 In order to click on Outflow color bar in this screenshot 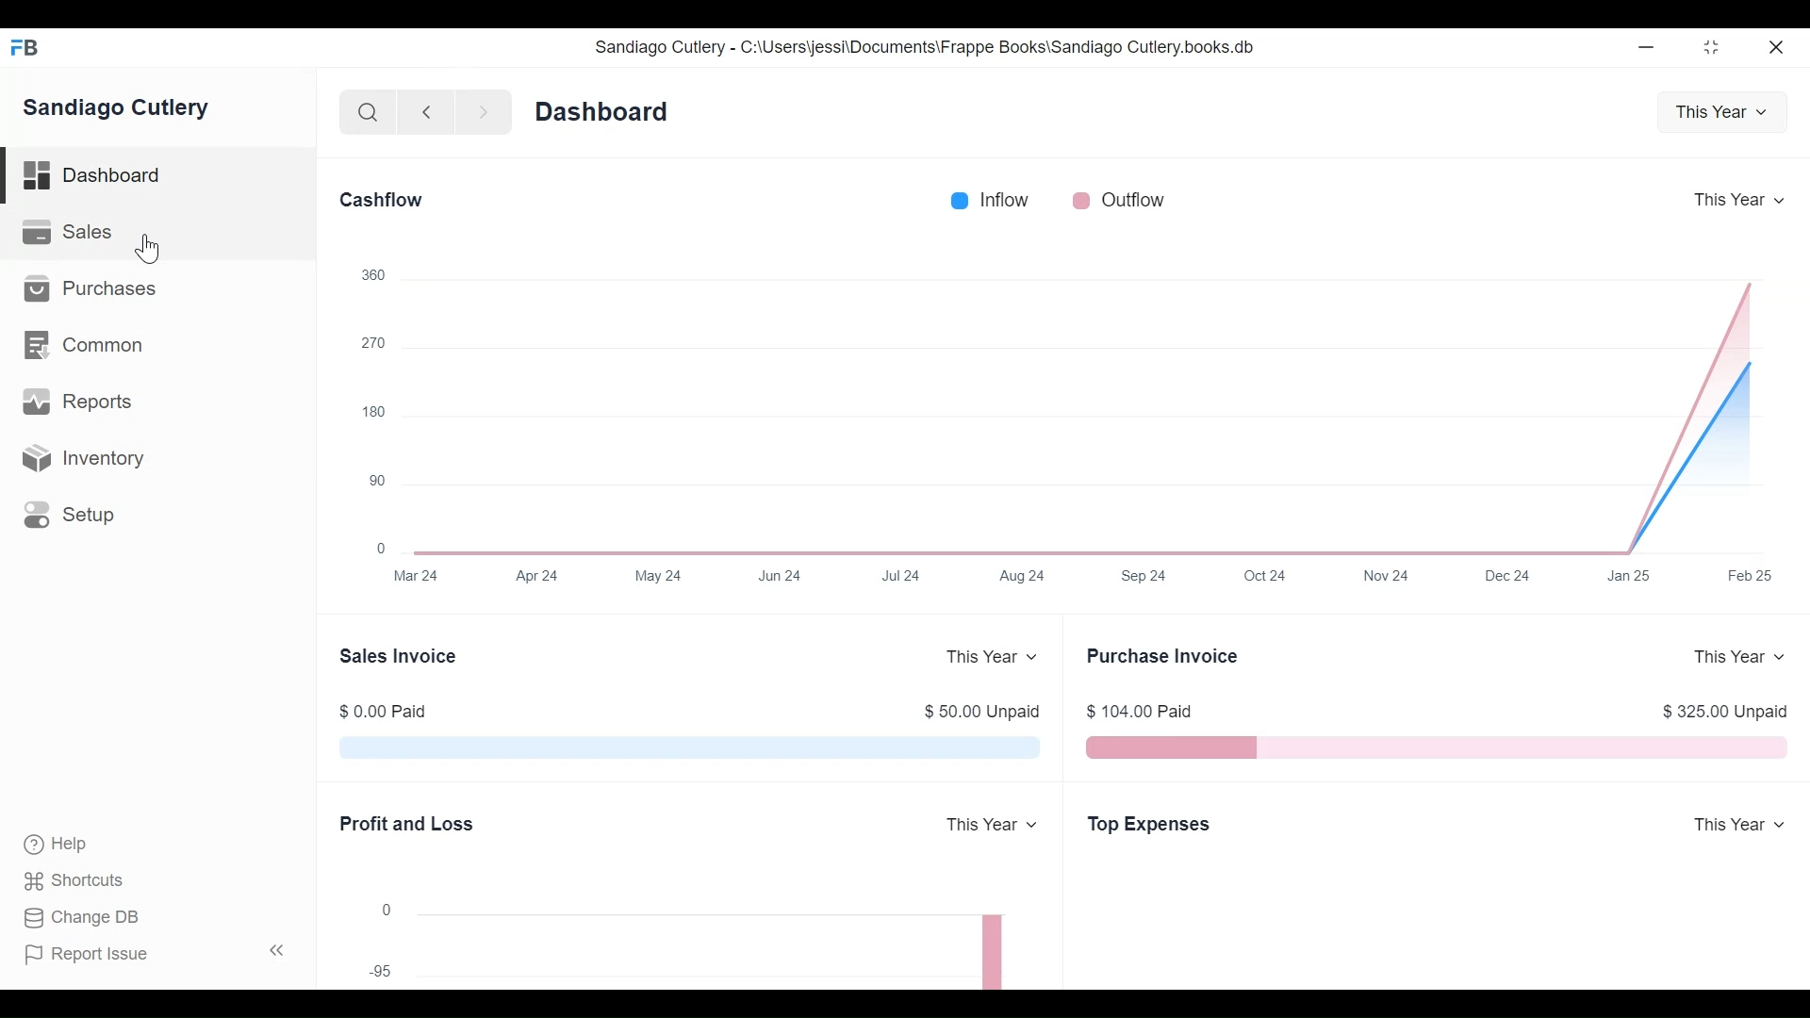, I will do `click(1081, 200)`.